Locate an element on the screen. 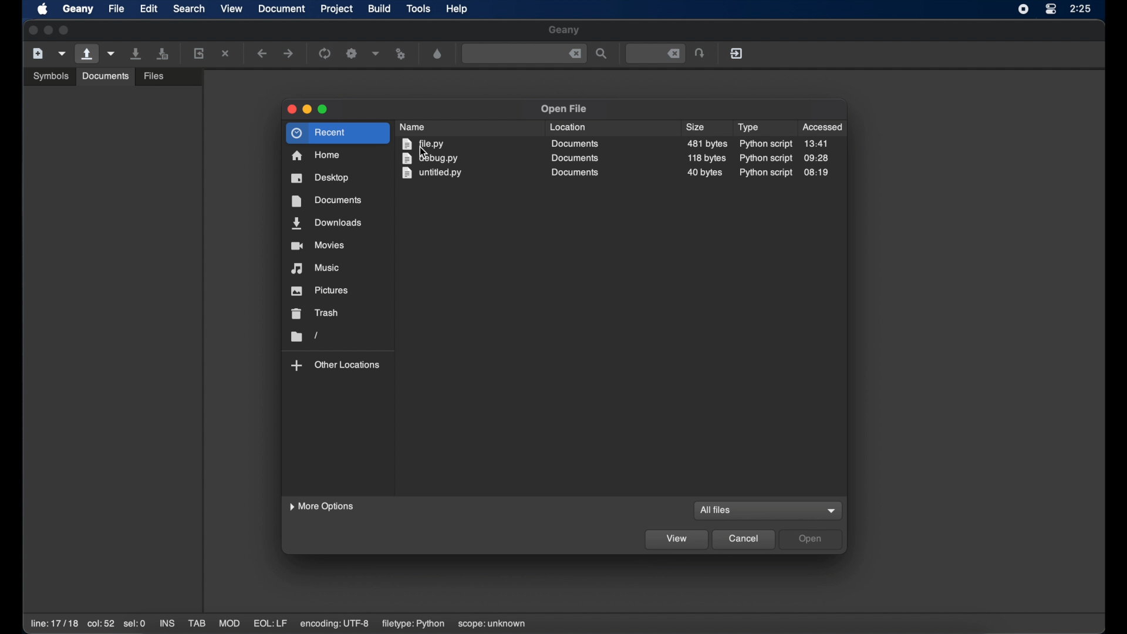 The width and height of the screenshot is (1127, 634). navigate forward a location is located at coordinates (289, 54).